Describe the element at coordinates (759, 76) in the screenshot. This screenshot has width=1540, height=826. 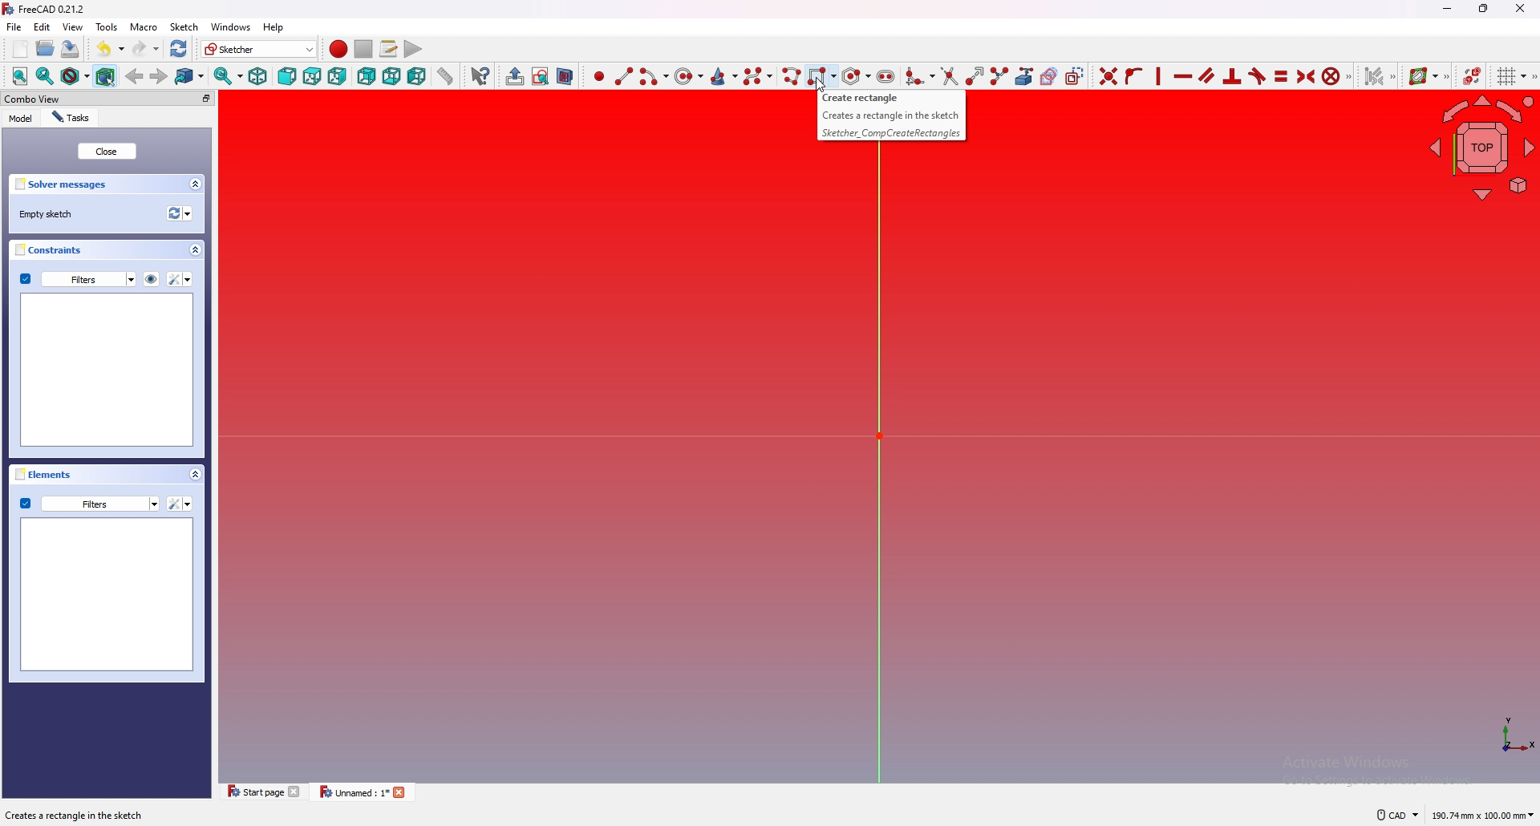
I see `create b spline` at that location.